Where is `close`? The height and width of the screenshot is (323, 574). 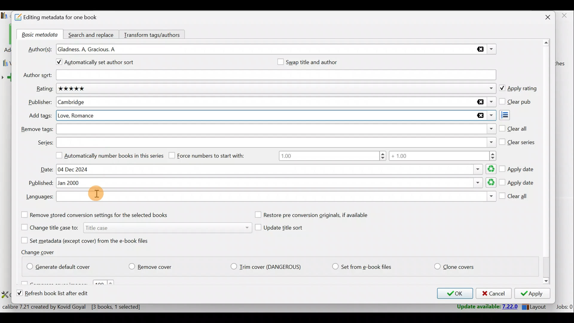
close is located at coordinates (564, 16).